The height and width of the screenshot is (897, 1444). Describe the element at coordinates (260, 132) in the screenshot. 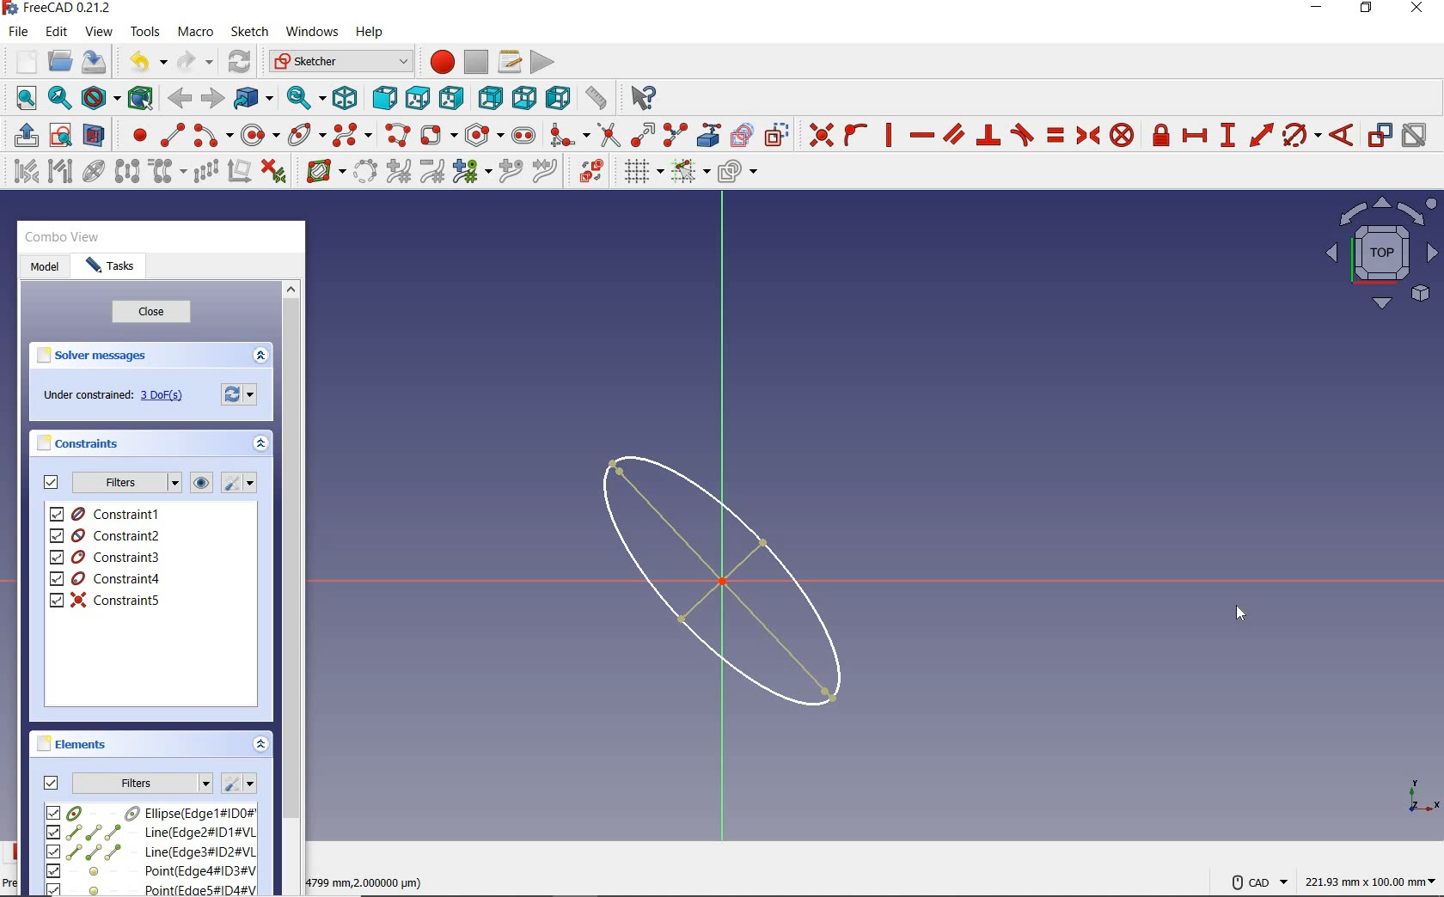

I see `create circle` at that location.